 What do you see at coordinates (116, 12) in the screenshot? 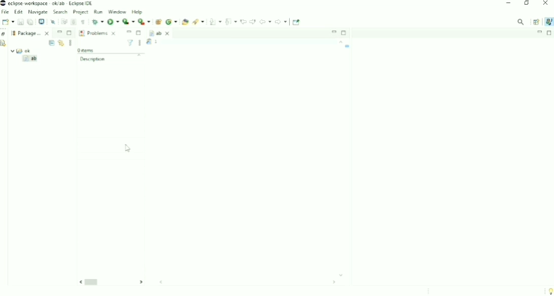
I see `Window` at bounding box center [116, 12].